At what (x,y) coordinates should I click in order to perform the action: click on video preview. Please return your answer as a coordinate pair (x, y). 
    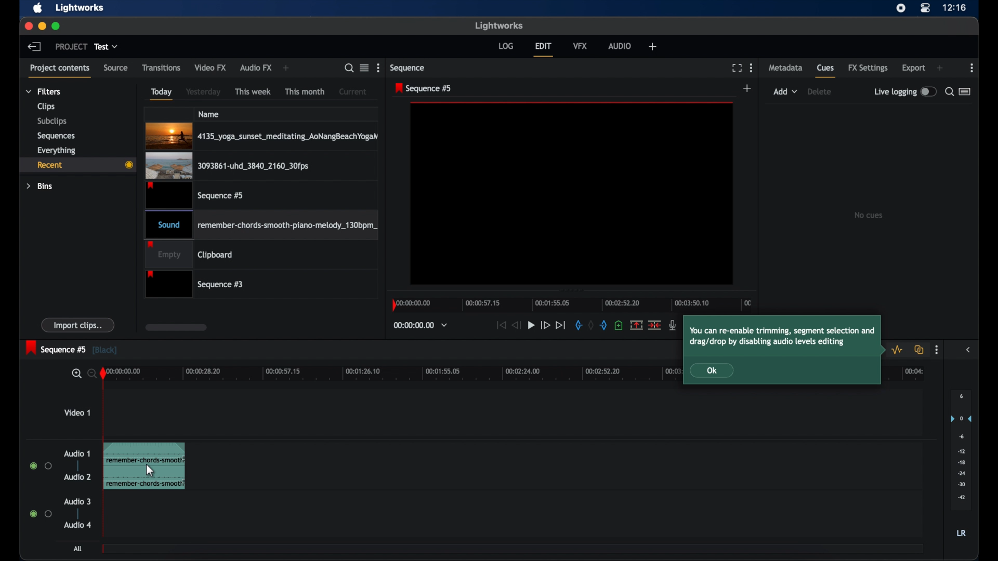
    Looking at the image, I should click on (572, 194).